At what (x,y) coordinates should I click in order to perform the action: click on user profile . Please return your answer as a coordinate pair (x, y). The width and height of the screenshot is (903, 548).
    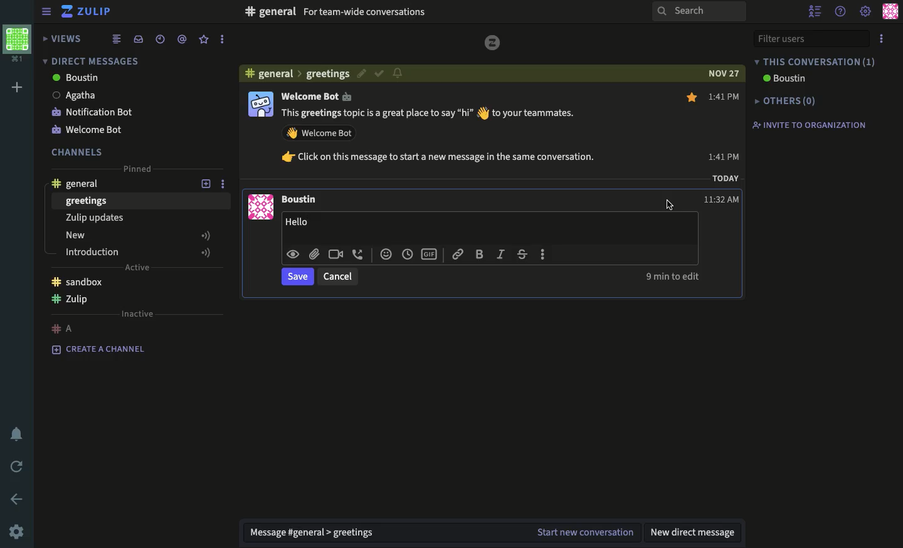
    Looking at the image, I should click on (256, 157).